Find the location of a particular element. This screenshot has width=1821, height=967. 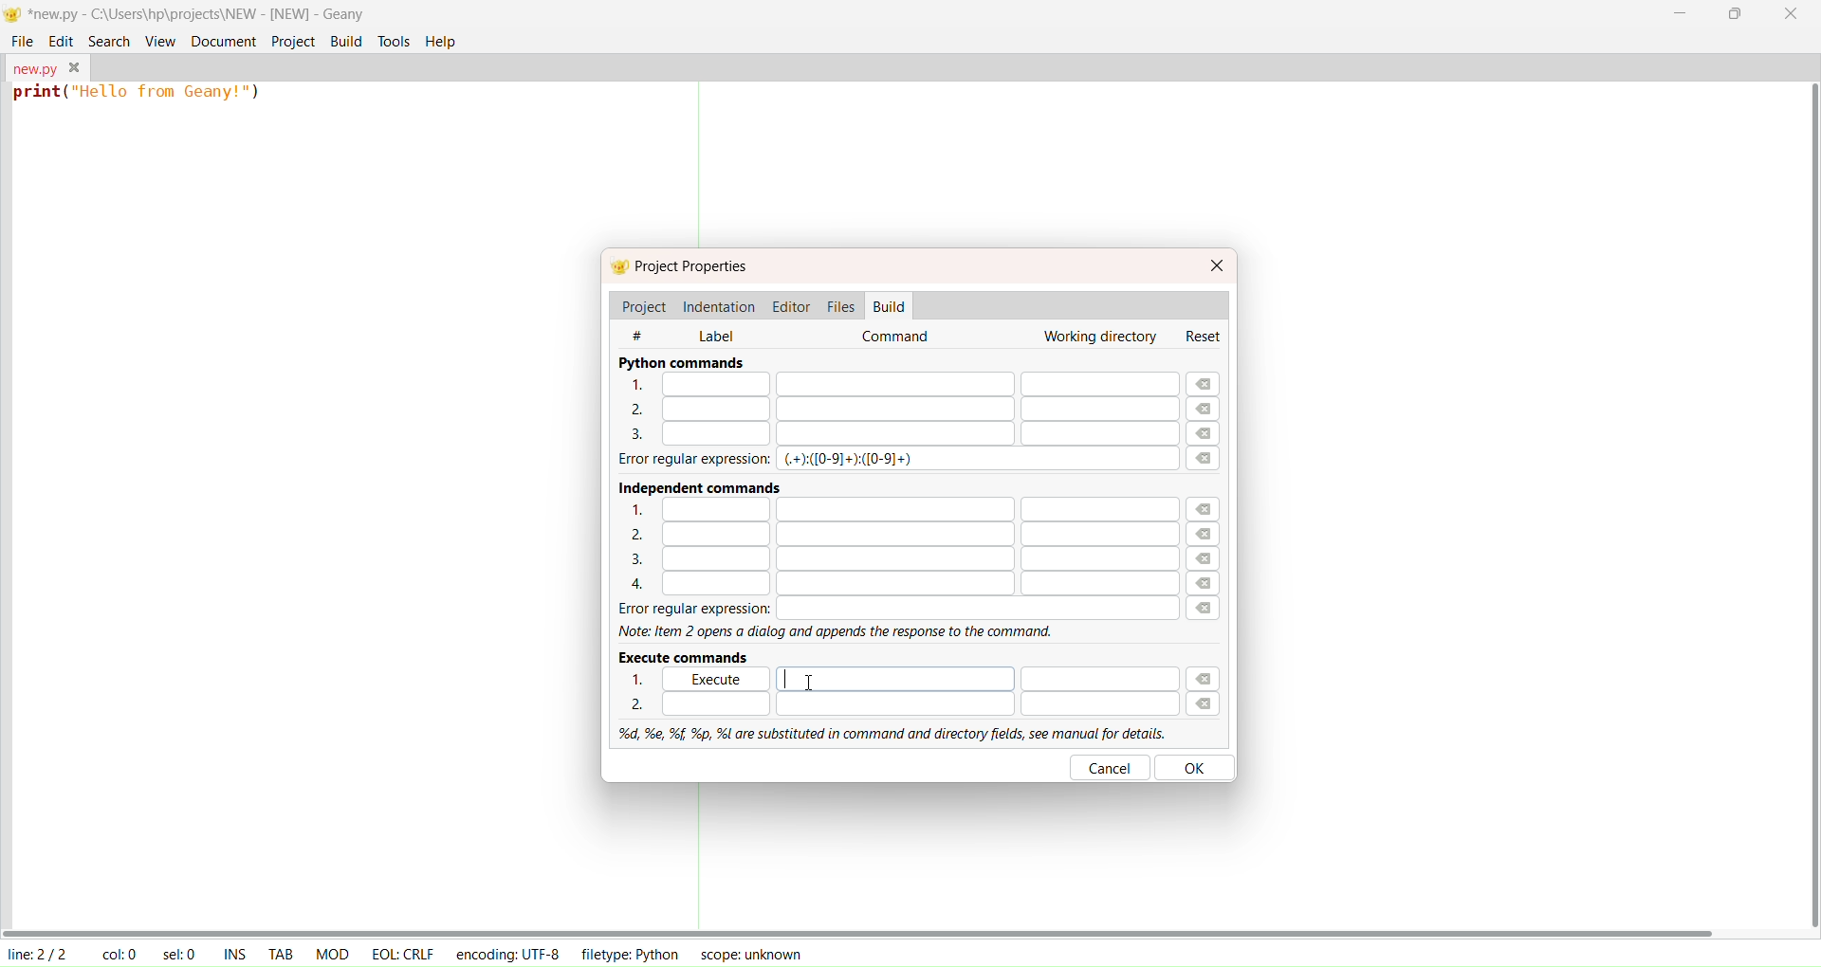

title is located at coordinates (197, 13).